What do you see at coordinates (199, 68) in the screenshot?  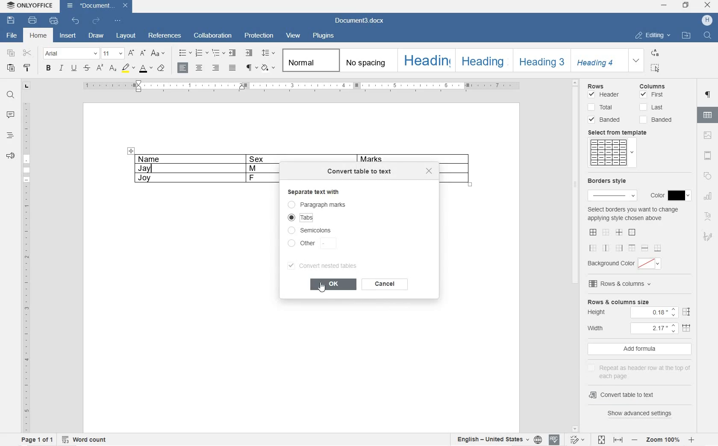 I see `ALIGN CENTER` at bounding box center [199, 68].